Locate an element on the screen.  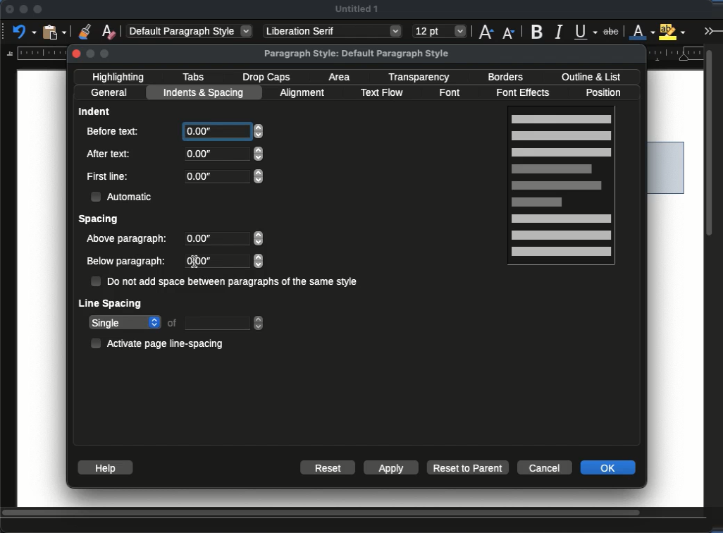
automatic is located at coordinates (124, 197).